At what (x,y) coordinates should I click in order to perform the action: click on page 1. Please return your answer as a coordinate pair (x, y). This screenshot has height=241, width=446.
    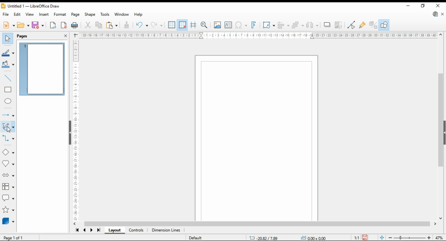
    Looking at the image, I should click on (43, 69).